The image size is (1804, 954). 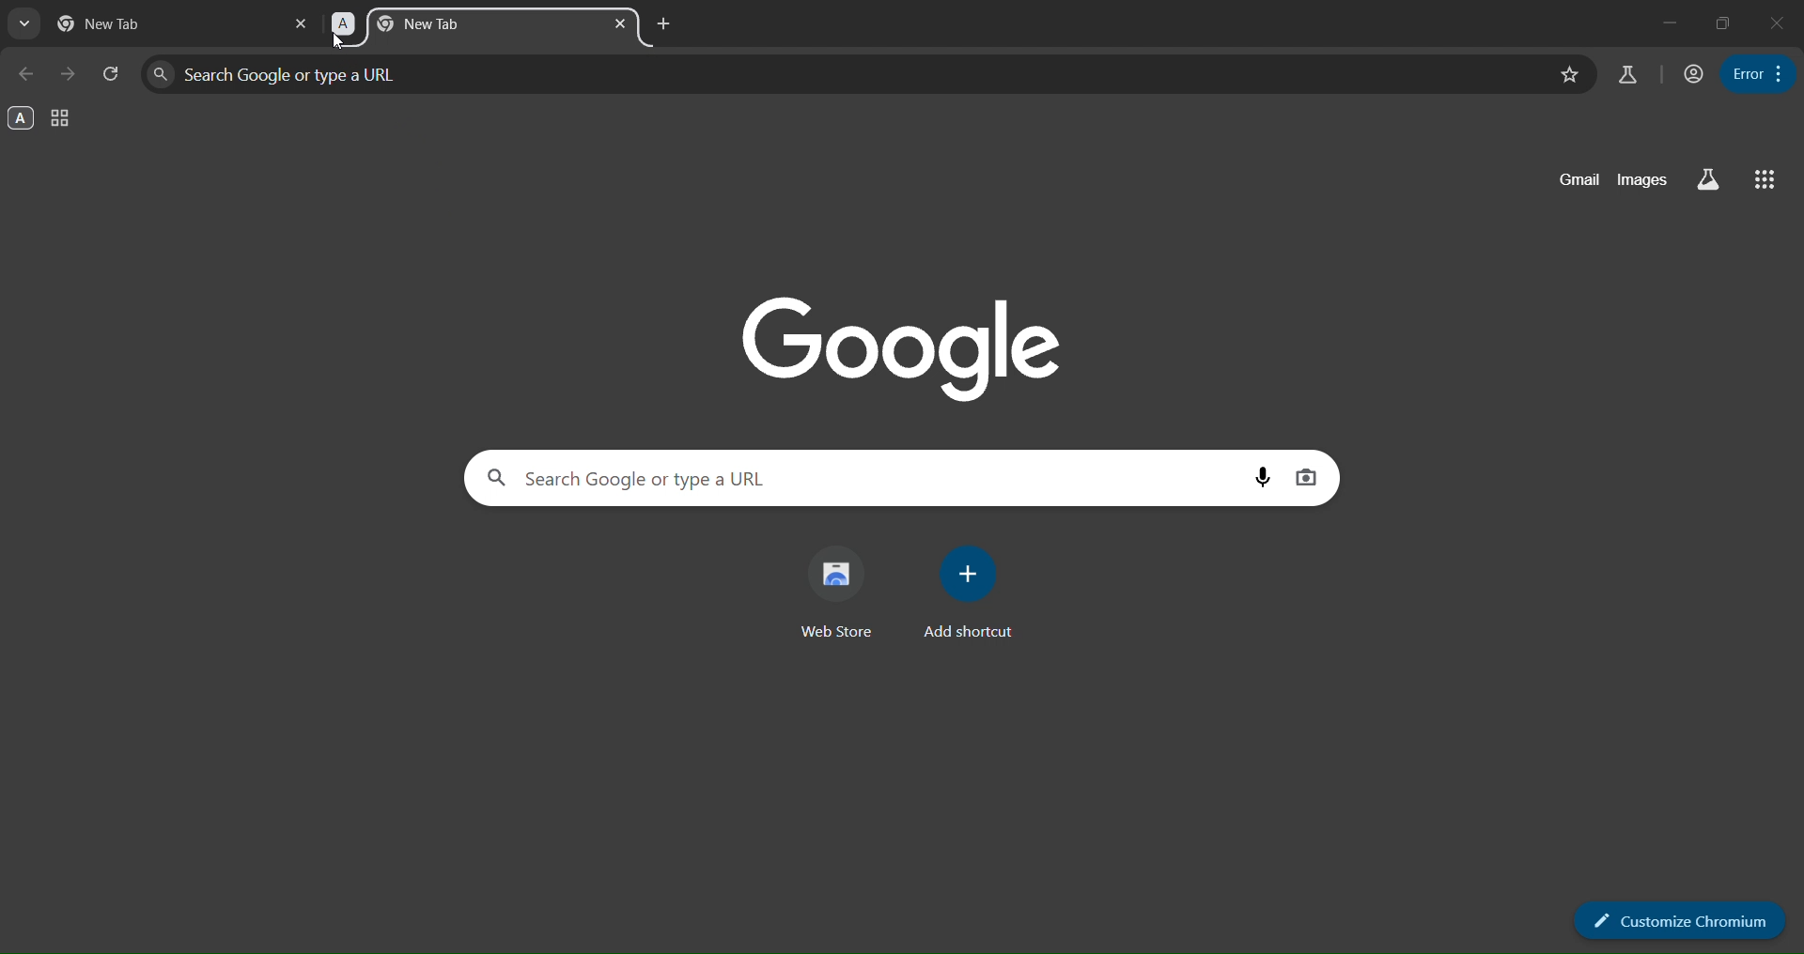 What do you see at coordinates (1572, 181) in the screenshot?
I see `gmail` at bounding box center [1572, 181].